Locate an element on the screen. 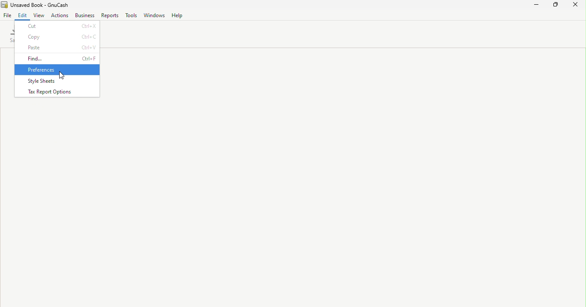 The image size is (586, 307). Tools is located at coordinates (131, 15).